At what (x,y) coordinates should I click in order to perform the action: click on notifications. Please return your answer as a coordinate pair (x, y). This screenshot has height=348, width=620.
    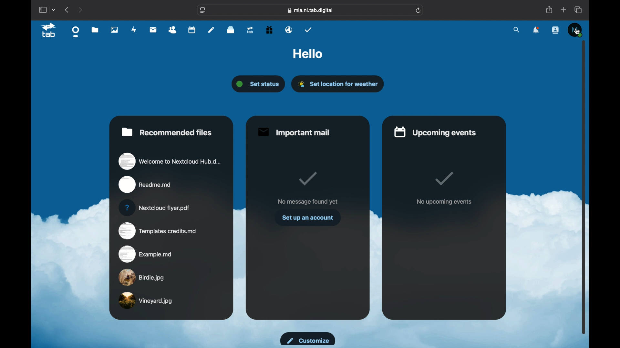
    Looking at the image, I should click on (536, 31).